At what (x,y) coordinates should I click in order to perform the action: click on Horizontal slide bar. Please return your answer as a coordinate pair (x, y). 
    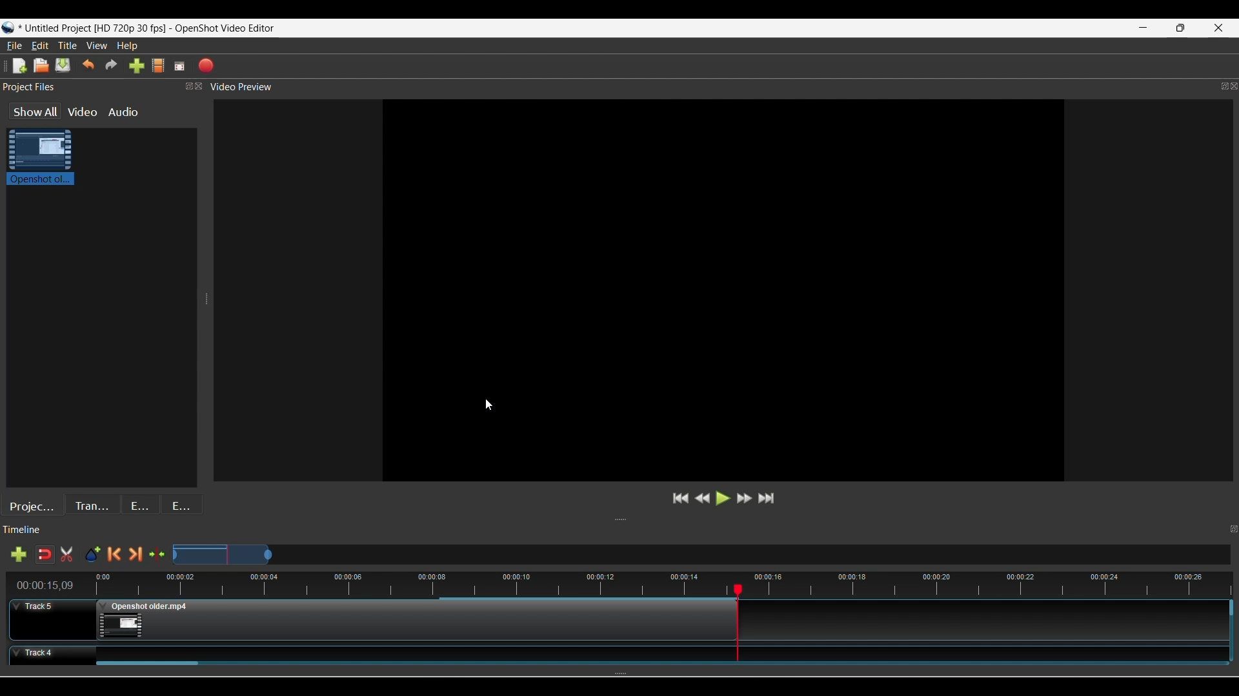
    Looking at the image, I should click on (147, 664).